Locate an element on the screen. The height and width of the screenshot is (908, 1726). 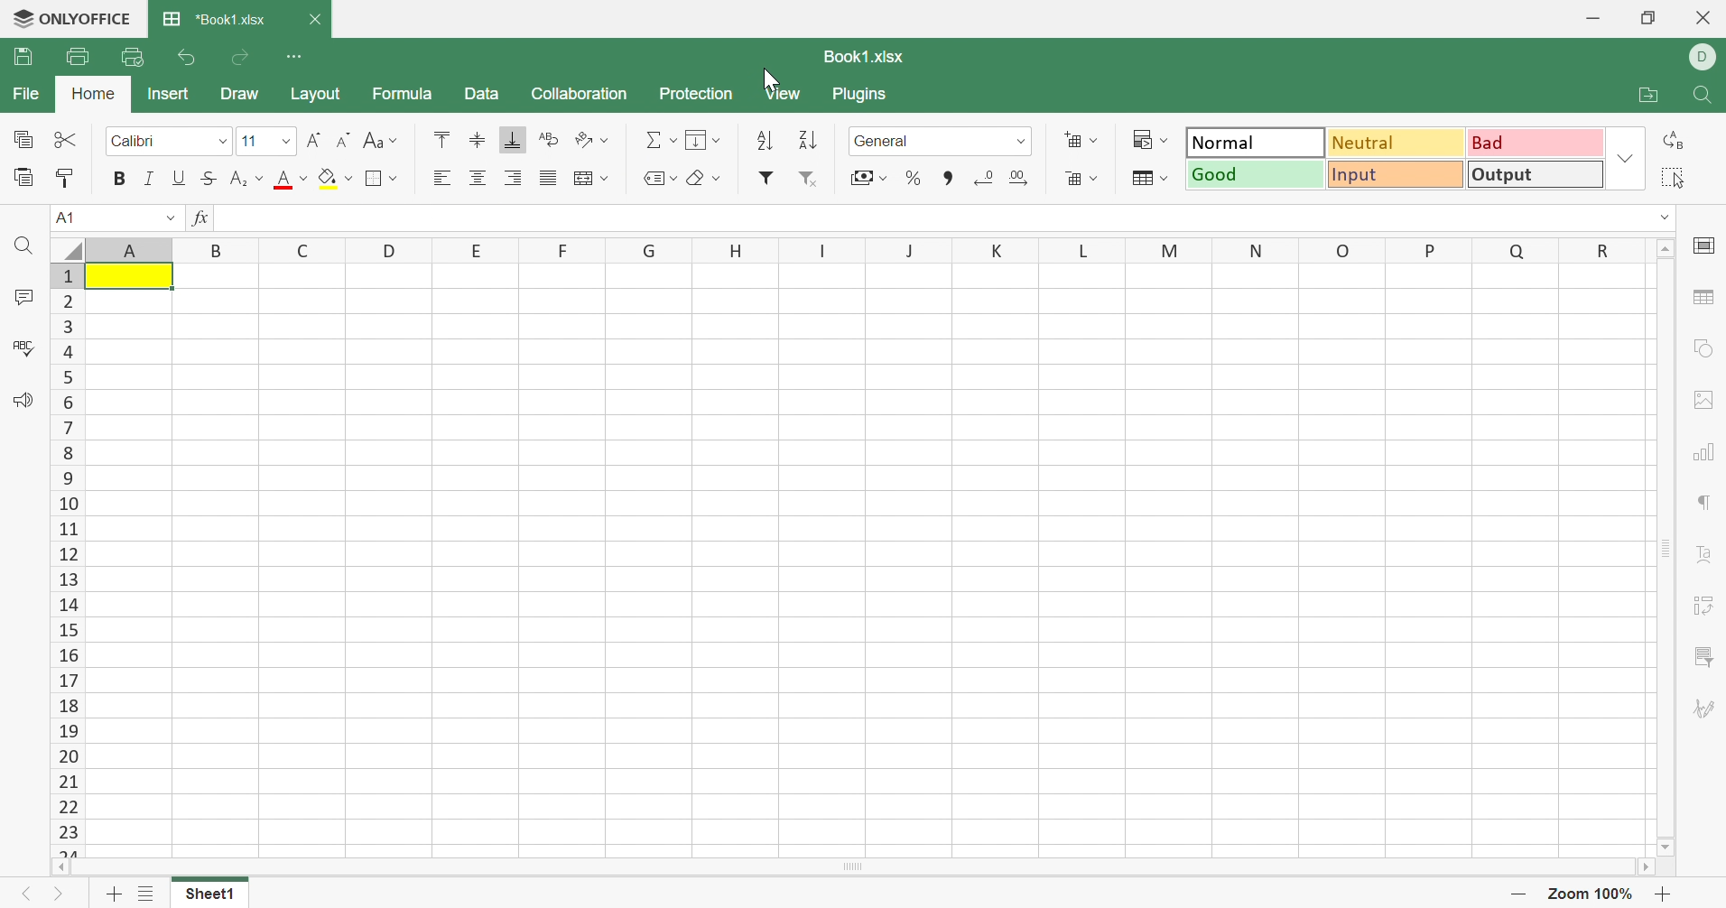
Orientation is located at coordinates (590, 141).